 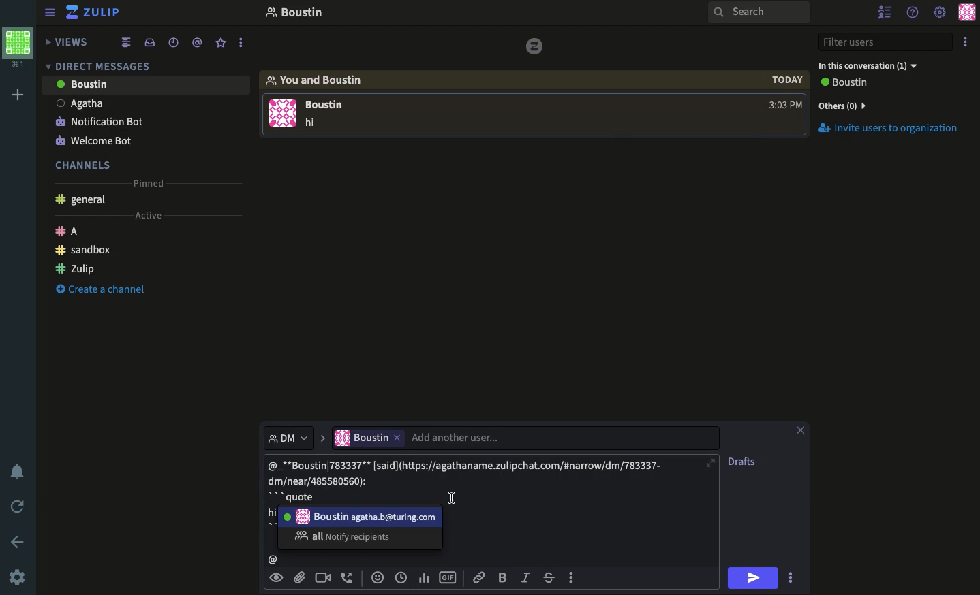 I want to click on Tagged, so click(x=197, y=43).